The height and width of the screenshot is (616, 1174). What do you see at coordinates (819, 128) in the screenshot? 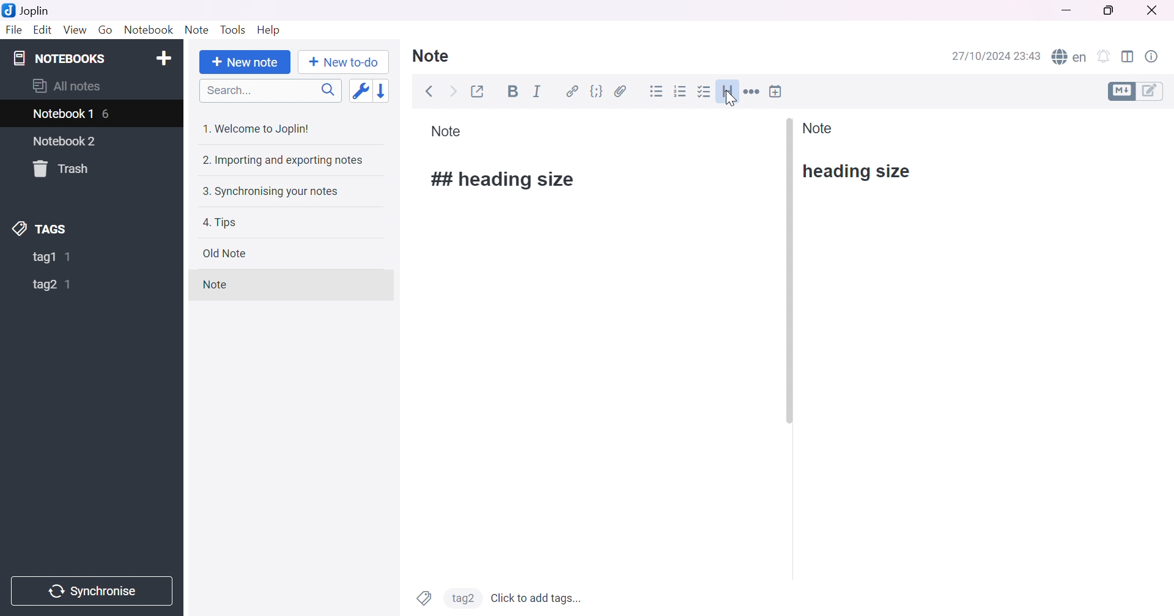
I see `Note` at bounding box center [819, 128].